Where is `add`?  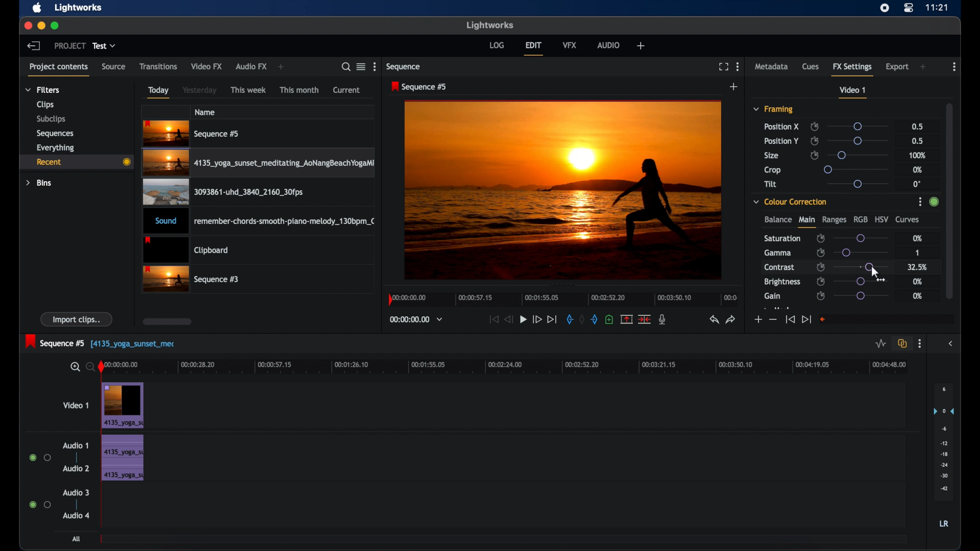 add is located at coordinates (734, 87).